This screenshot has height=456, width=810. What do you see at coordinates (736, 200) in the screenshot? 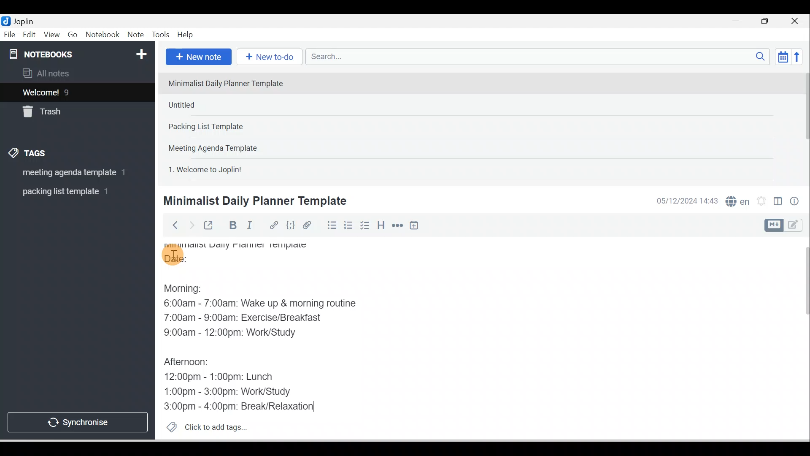
I see `Spelling` at bounding box center [736, 200].